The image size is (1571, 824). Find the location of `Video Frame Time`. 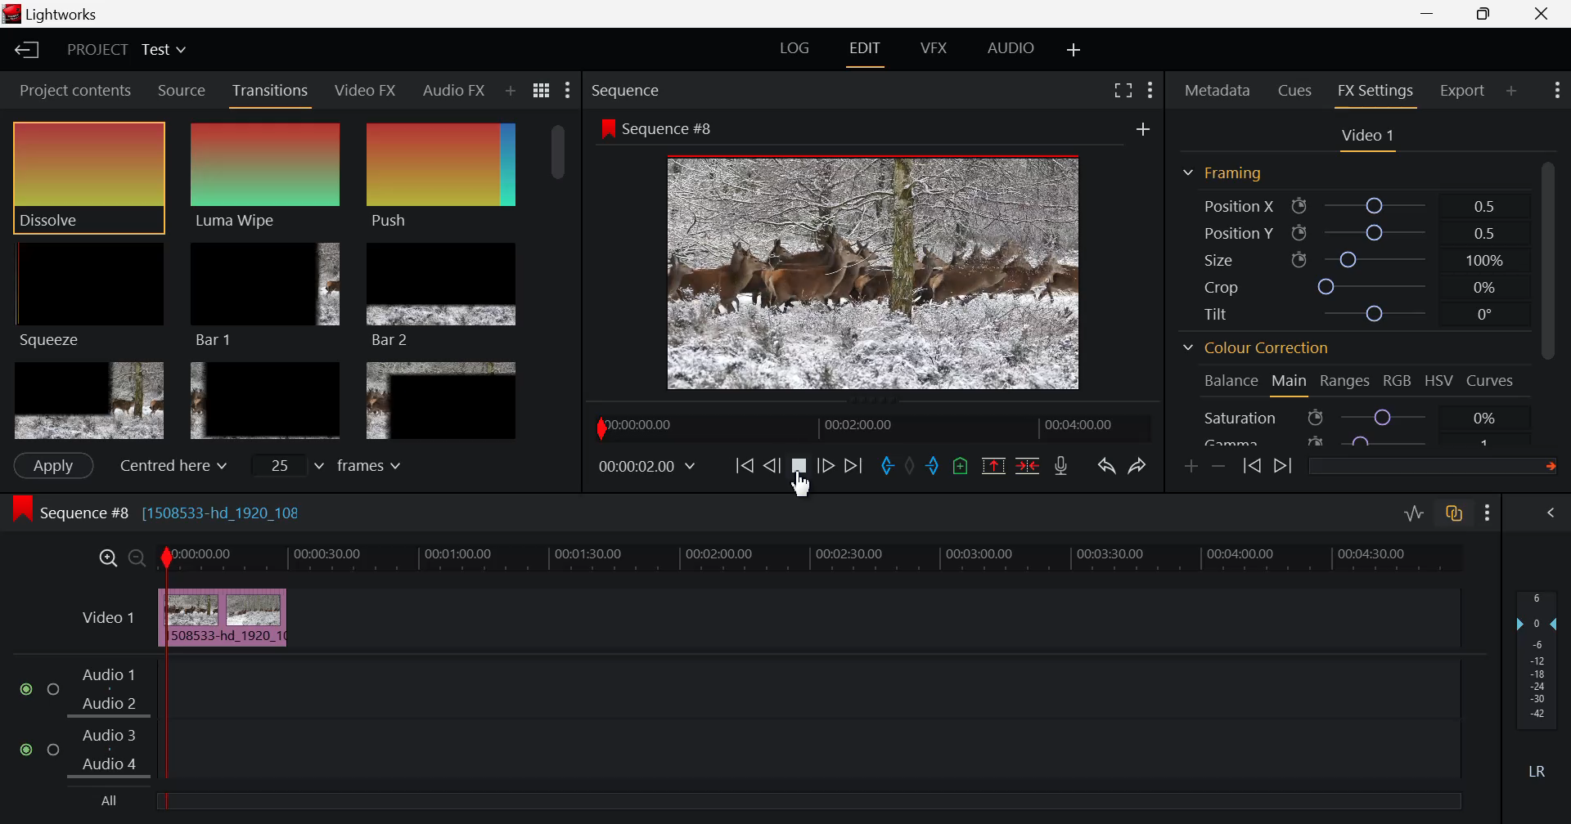

Video Frame Time is located at coordinates (649, 467).